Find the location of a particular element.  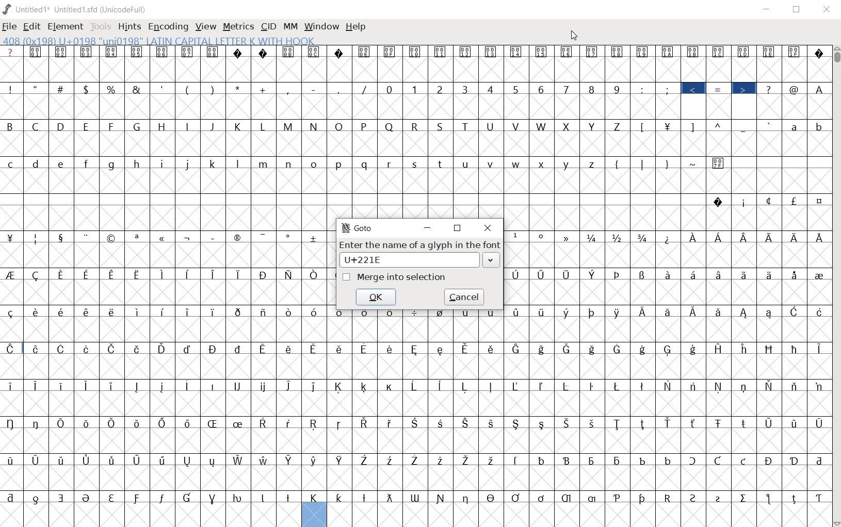

highlighted symbol is located at coordinates (743, 87).